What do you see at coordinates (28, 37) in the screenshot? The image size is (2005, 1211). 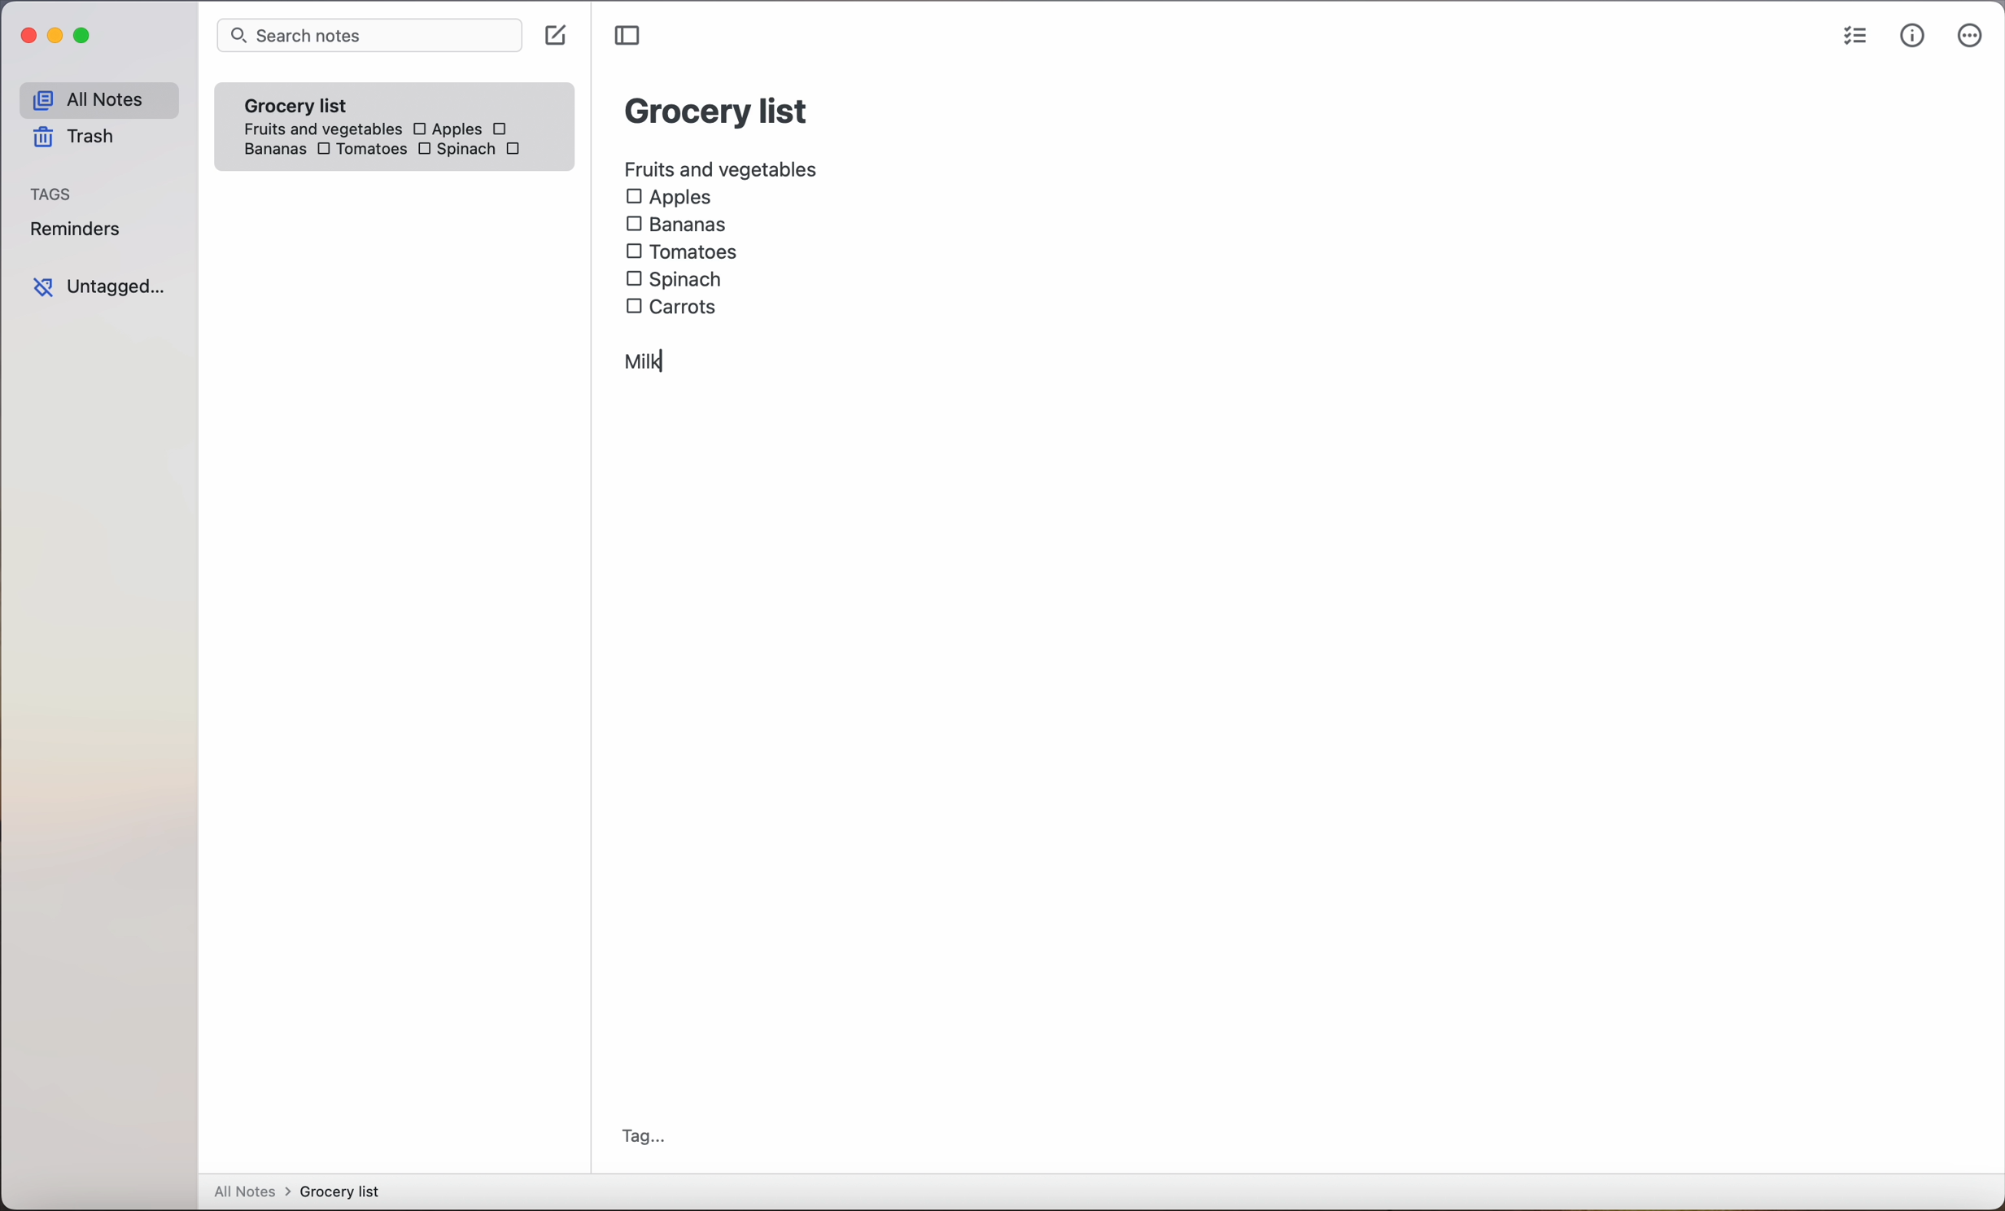 I see `close Simplenote` at bounding box center [28, 37].